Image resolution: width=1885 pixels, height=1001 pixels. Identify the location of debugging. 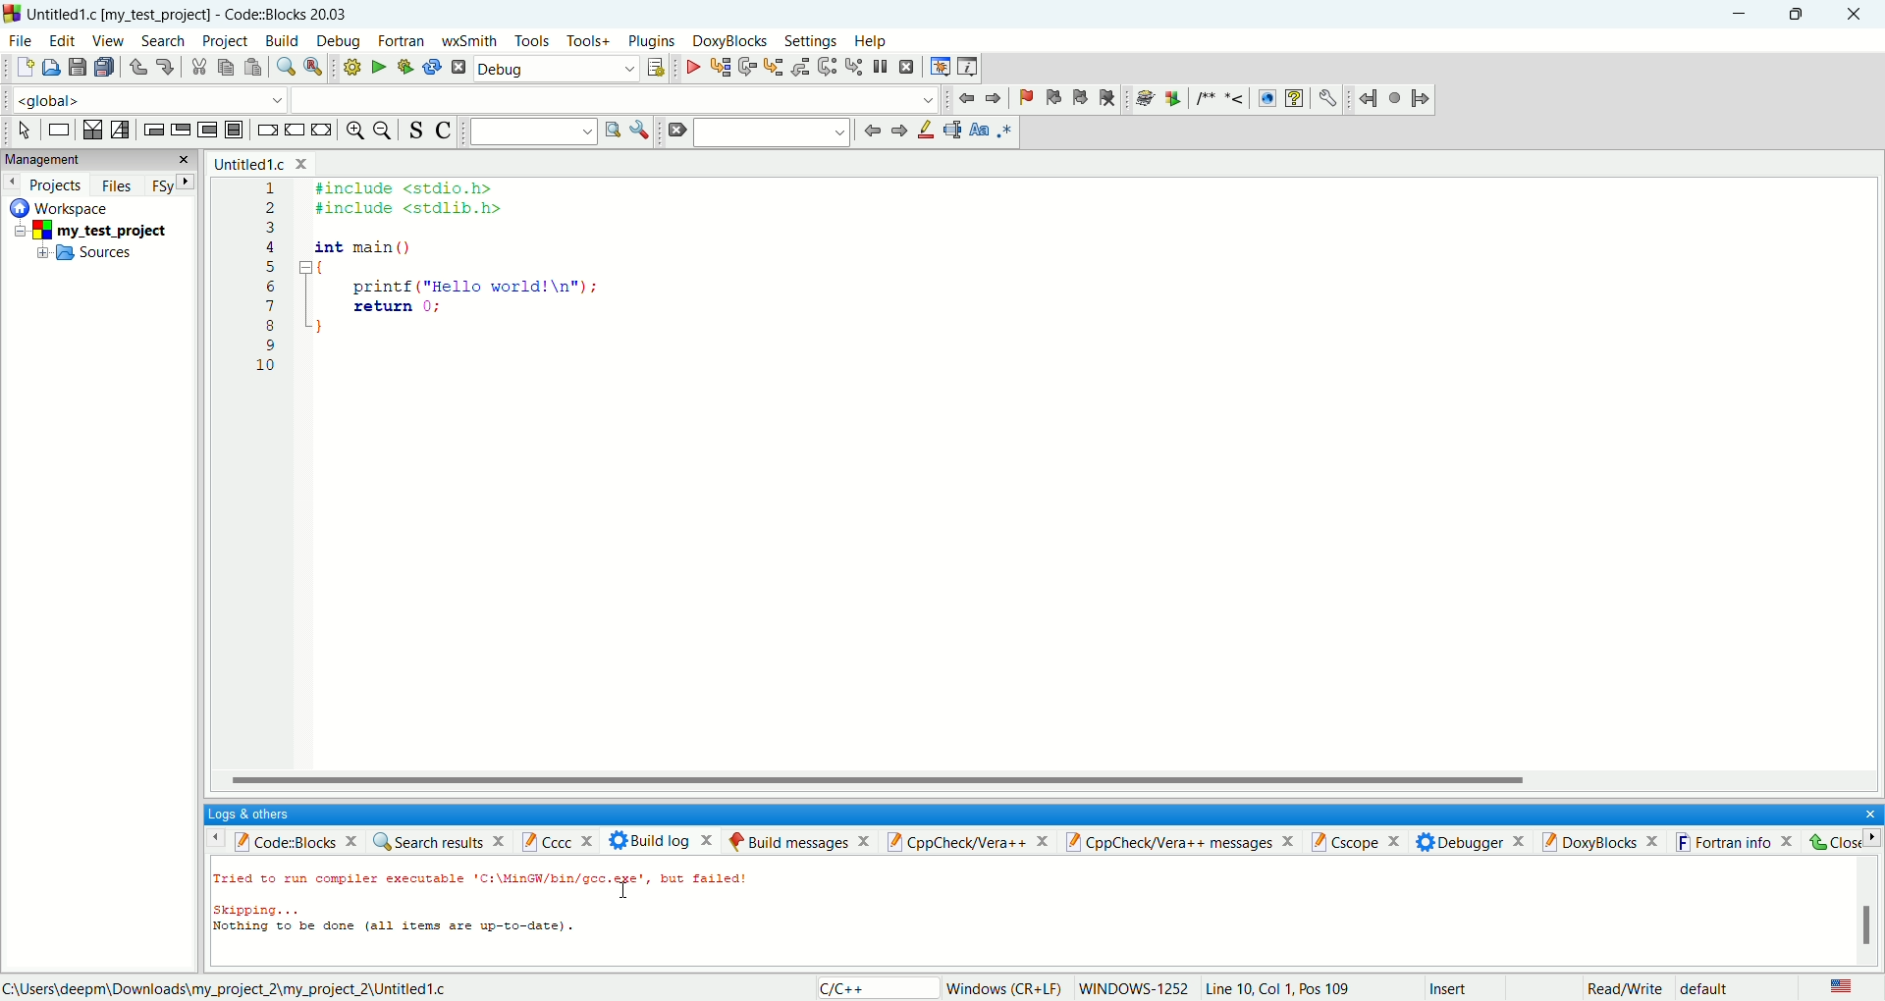
(939, 66).